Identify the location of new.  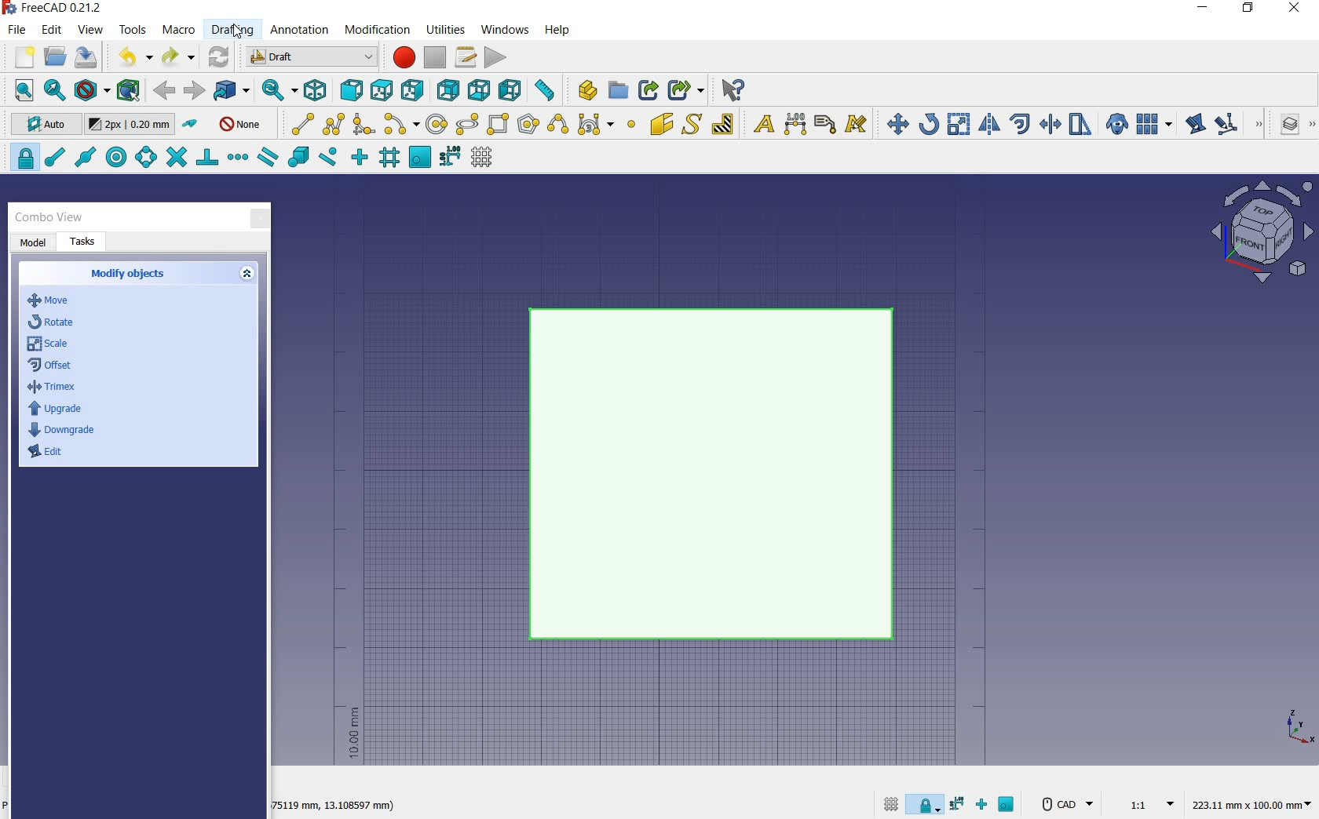
(18, 59).